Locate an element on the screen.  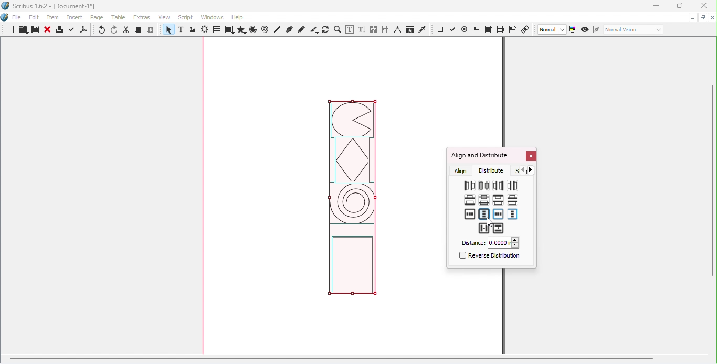
Measurements is located at coordinates (397, 29).